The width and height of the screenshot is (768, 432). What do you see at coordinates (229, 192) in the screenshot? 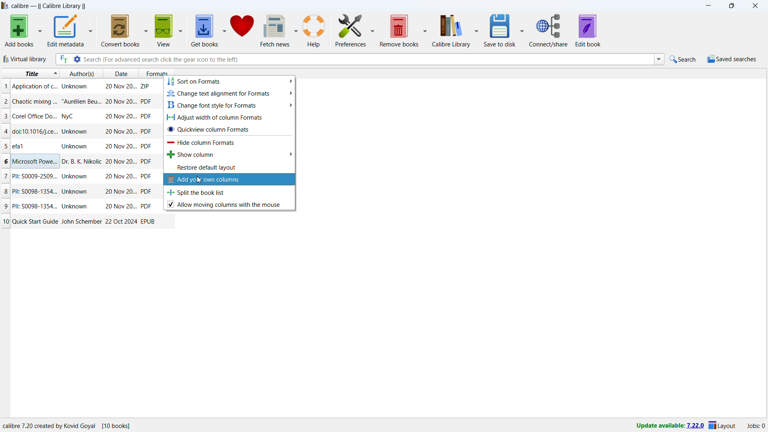
I see `split the book list` at bounding box center [229, 192].